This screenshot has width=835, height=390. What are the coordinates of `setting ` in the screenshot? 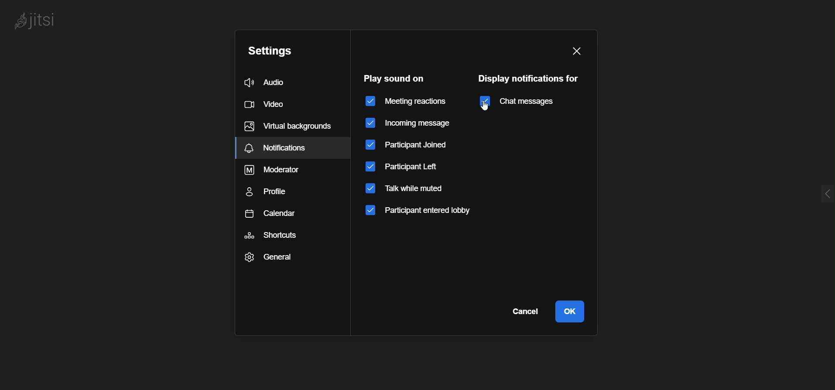 It's located at (272, 50).